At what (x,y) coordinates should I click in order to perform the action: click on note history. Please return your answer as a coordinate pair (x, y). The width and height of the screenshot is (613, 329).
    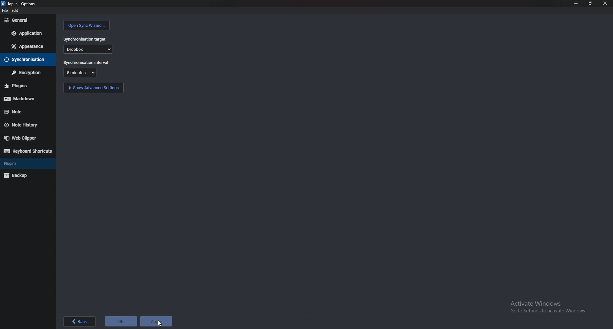
    Looking at the image, I should click on (23, 125).